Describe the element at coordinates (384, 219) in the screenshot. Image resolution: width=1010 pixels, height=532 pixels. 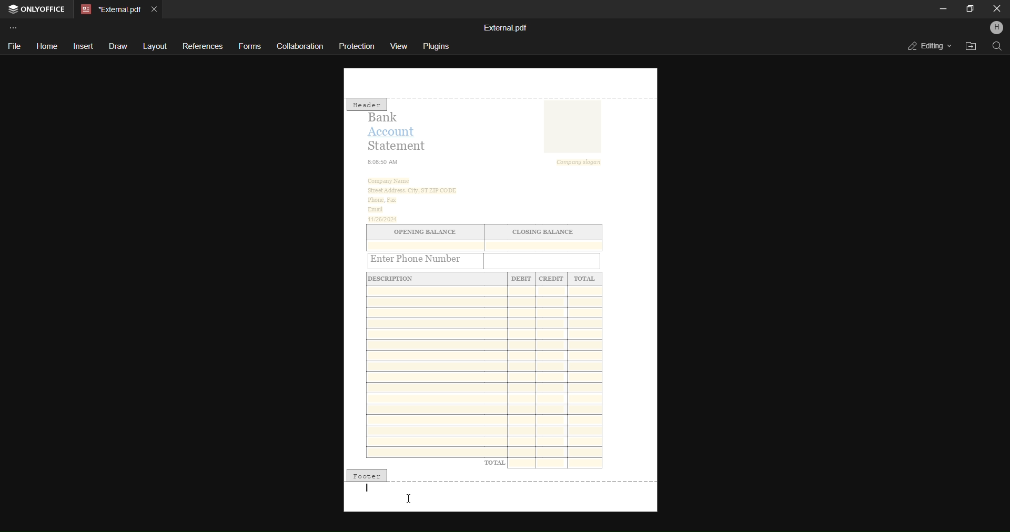
I see `11/26/2024` at that location.